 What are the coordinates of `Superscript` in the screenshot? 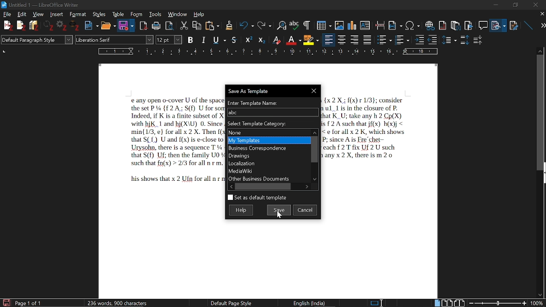 It's located at (276, 40).